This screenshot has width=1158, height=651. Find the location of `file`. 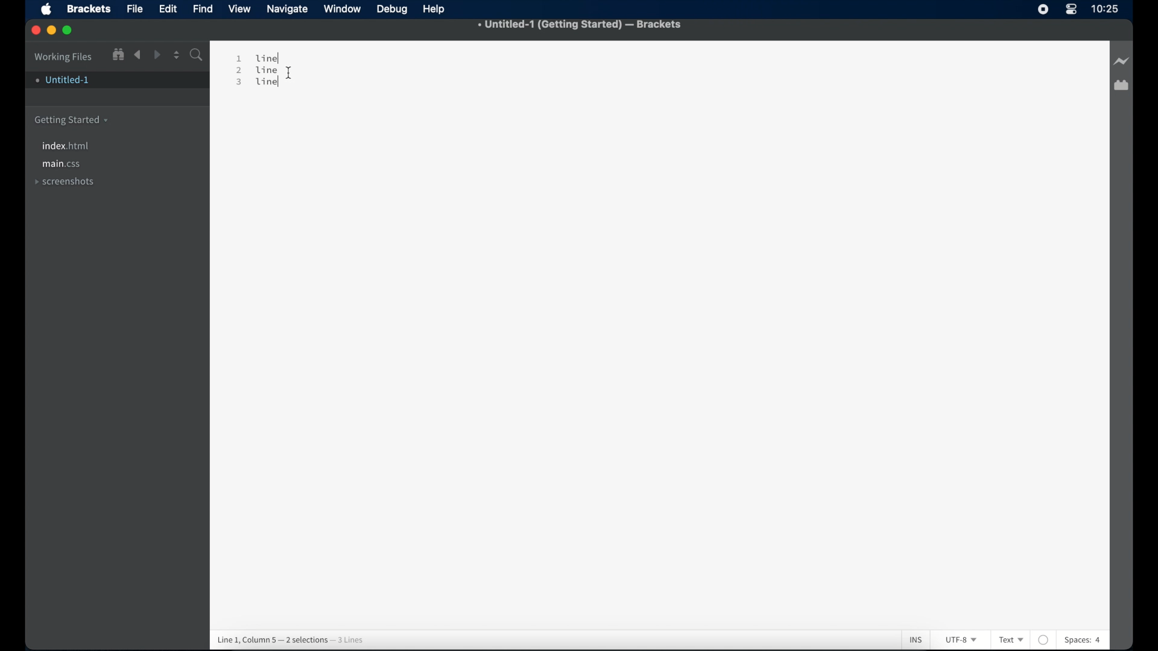

file is located at coordinates (135, 9).